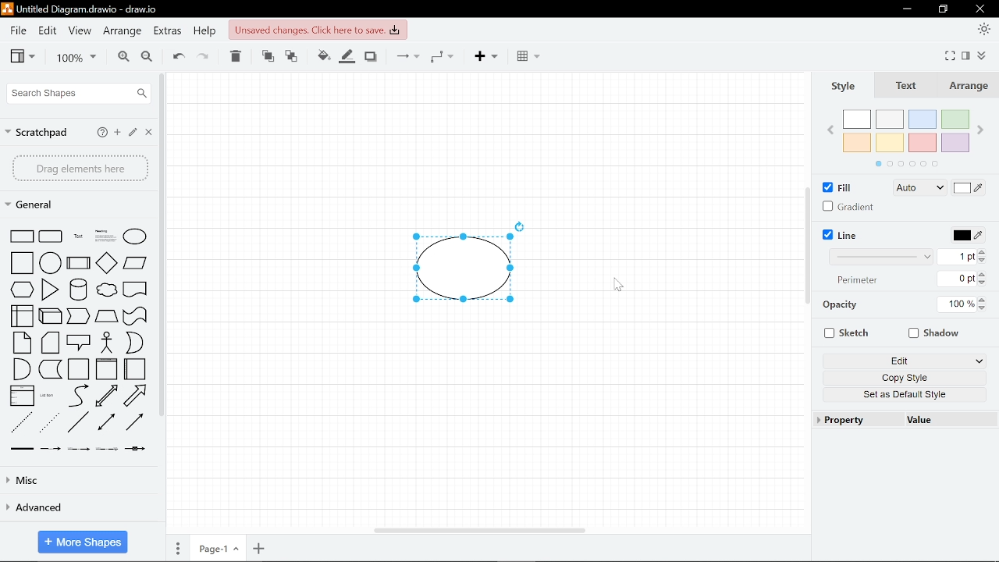 The image size is (999, 562). I want to click on diamond, so click(106, 262).